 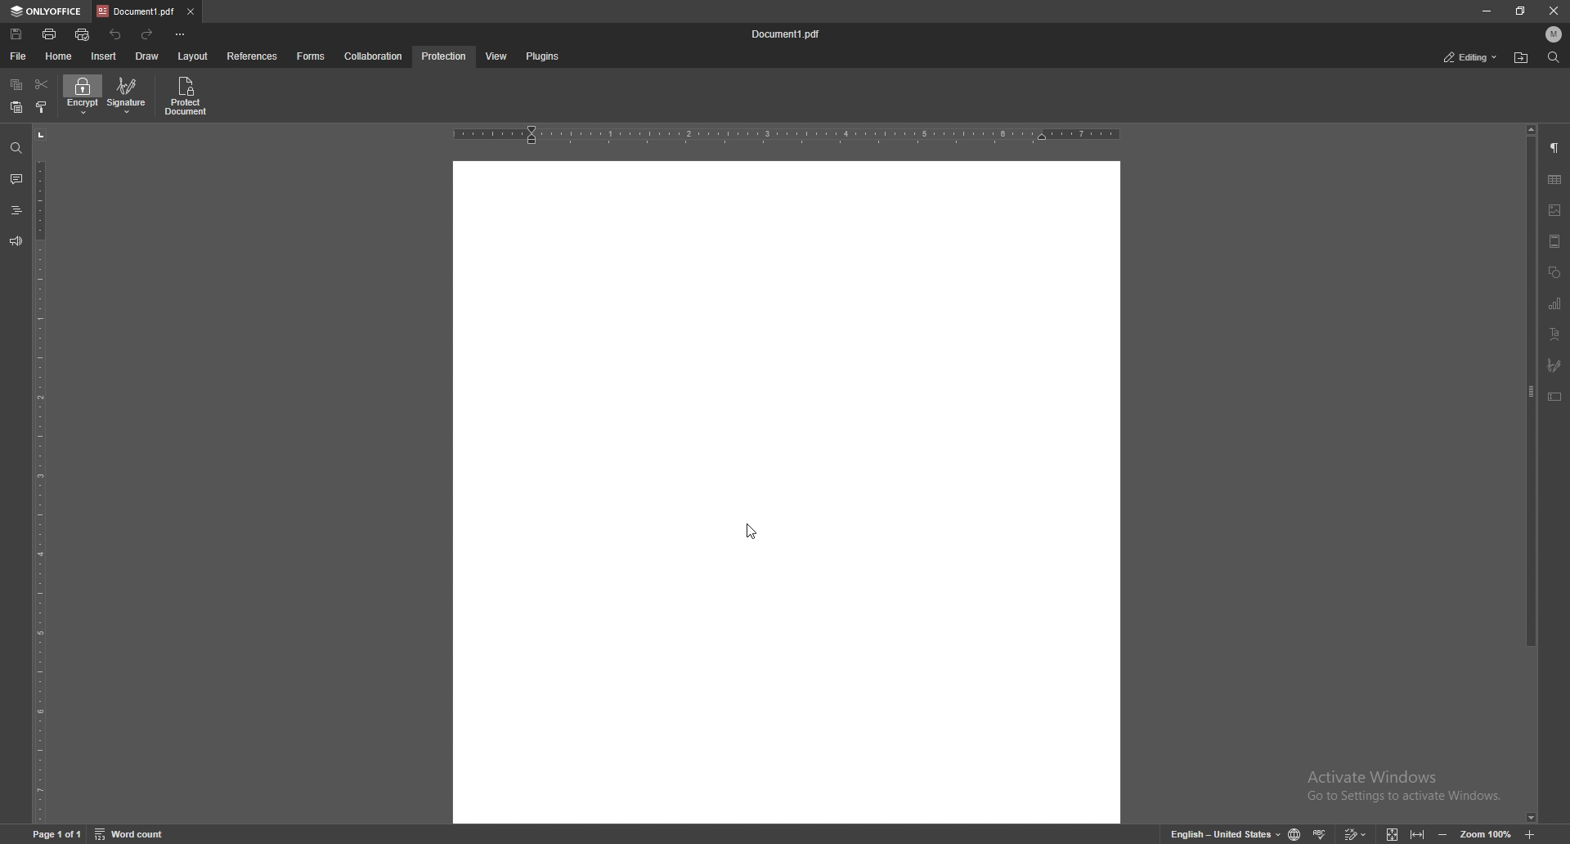 I want to click on comment, so click(x=16, y=179).